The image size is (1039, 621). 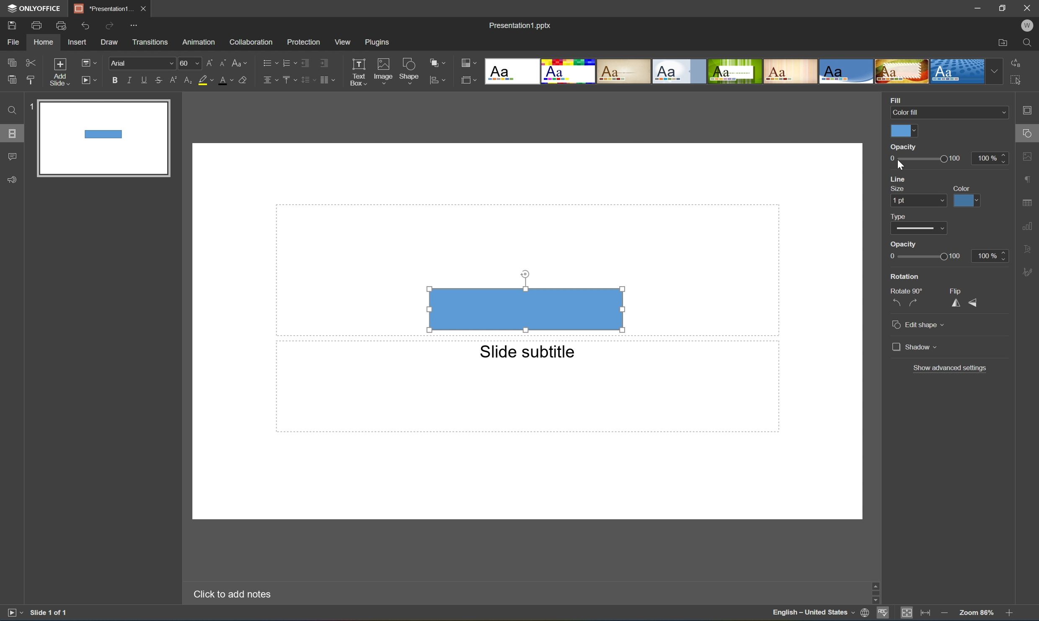 What do you see at coordinates (227, 81) in the screenshot?
I see `Font color` at bounding box center [227, 81].